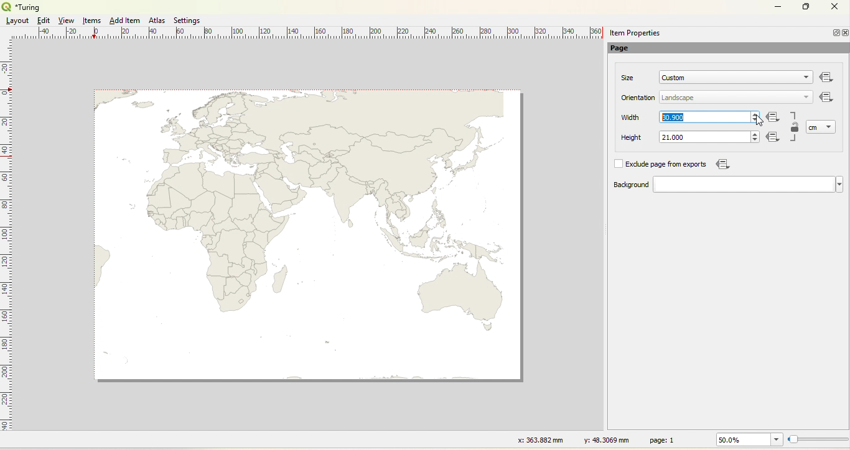 The height and width of the screenshot is (450, 850). Describe the element at coordinates (674, 78) in the screenshot. I see `Custom` at that location.